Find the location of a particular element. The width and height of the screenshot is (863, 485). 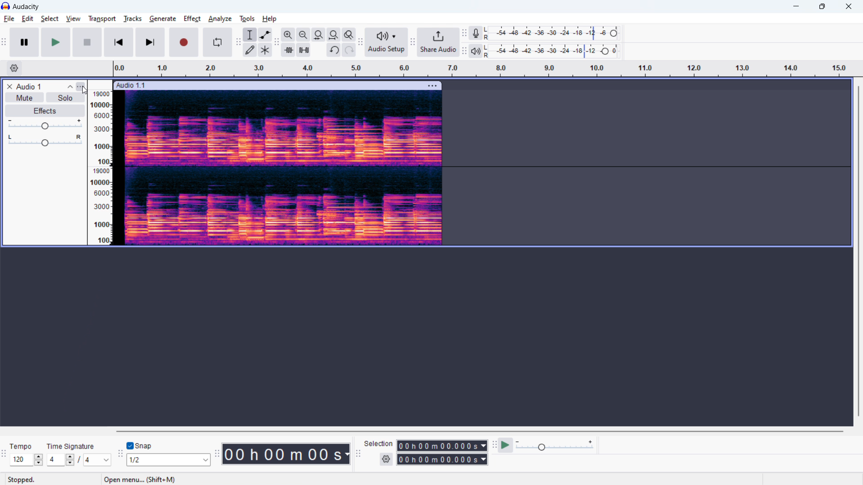

track options is located at coordinates (431, 85).